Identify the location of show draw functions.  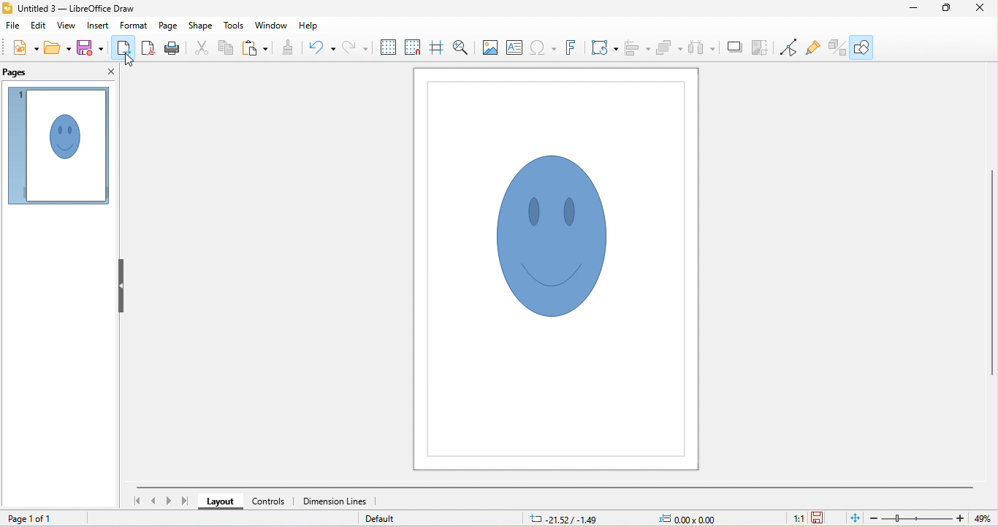
(862, 47).